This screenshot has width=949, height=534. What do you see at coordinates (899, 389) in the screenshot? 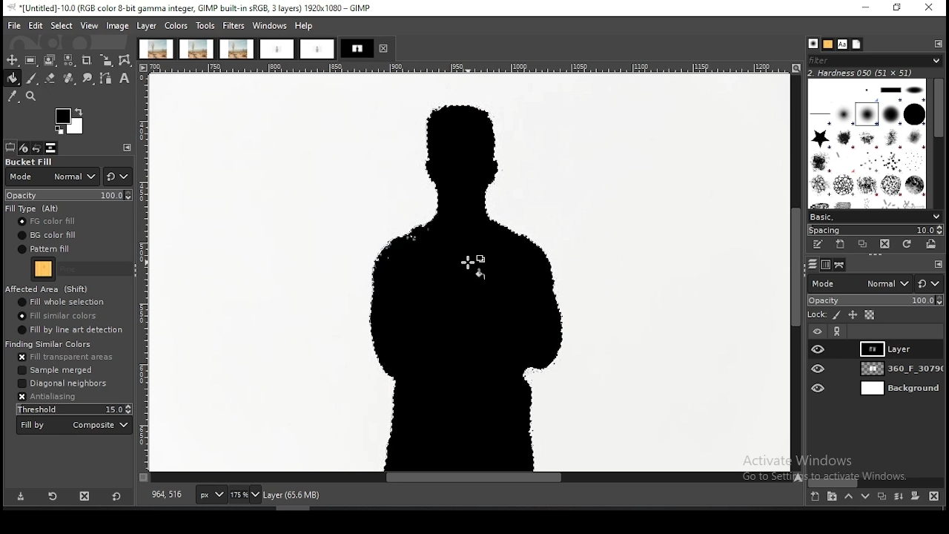
I see `layer` at bounding box center [899, 389].